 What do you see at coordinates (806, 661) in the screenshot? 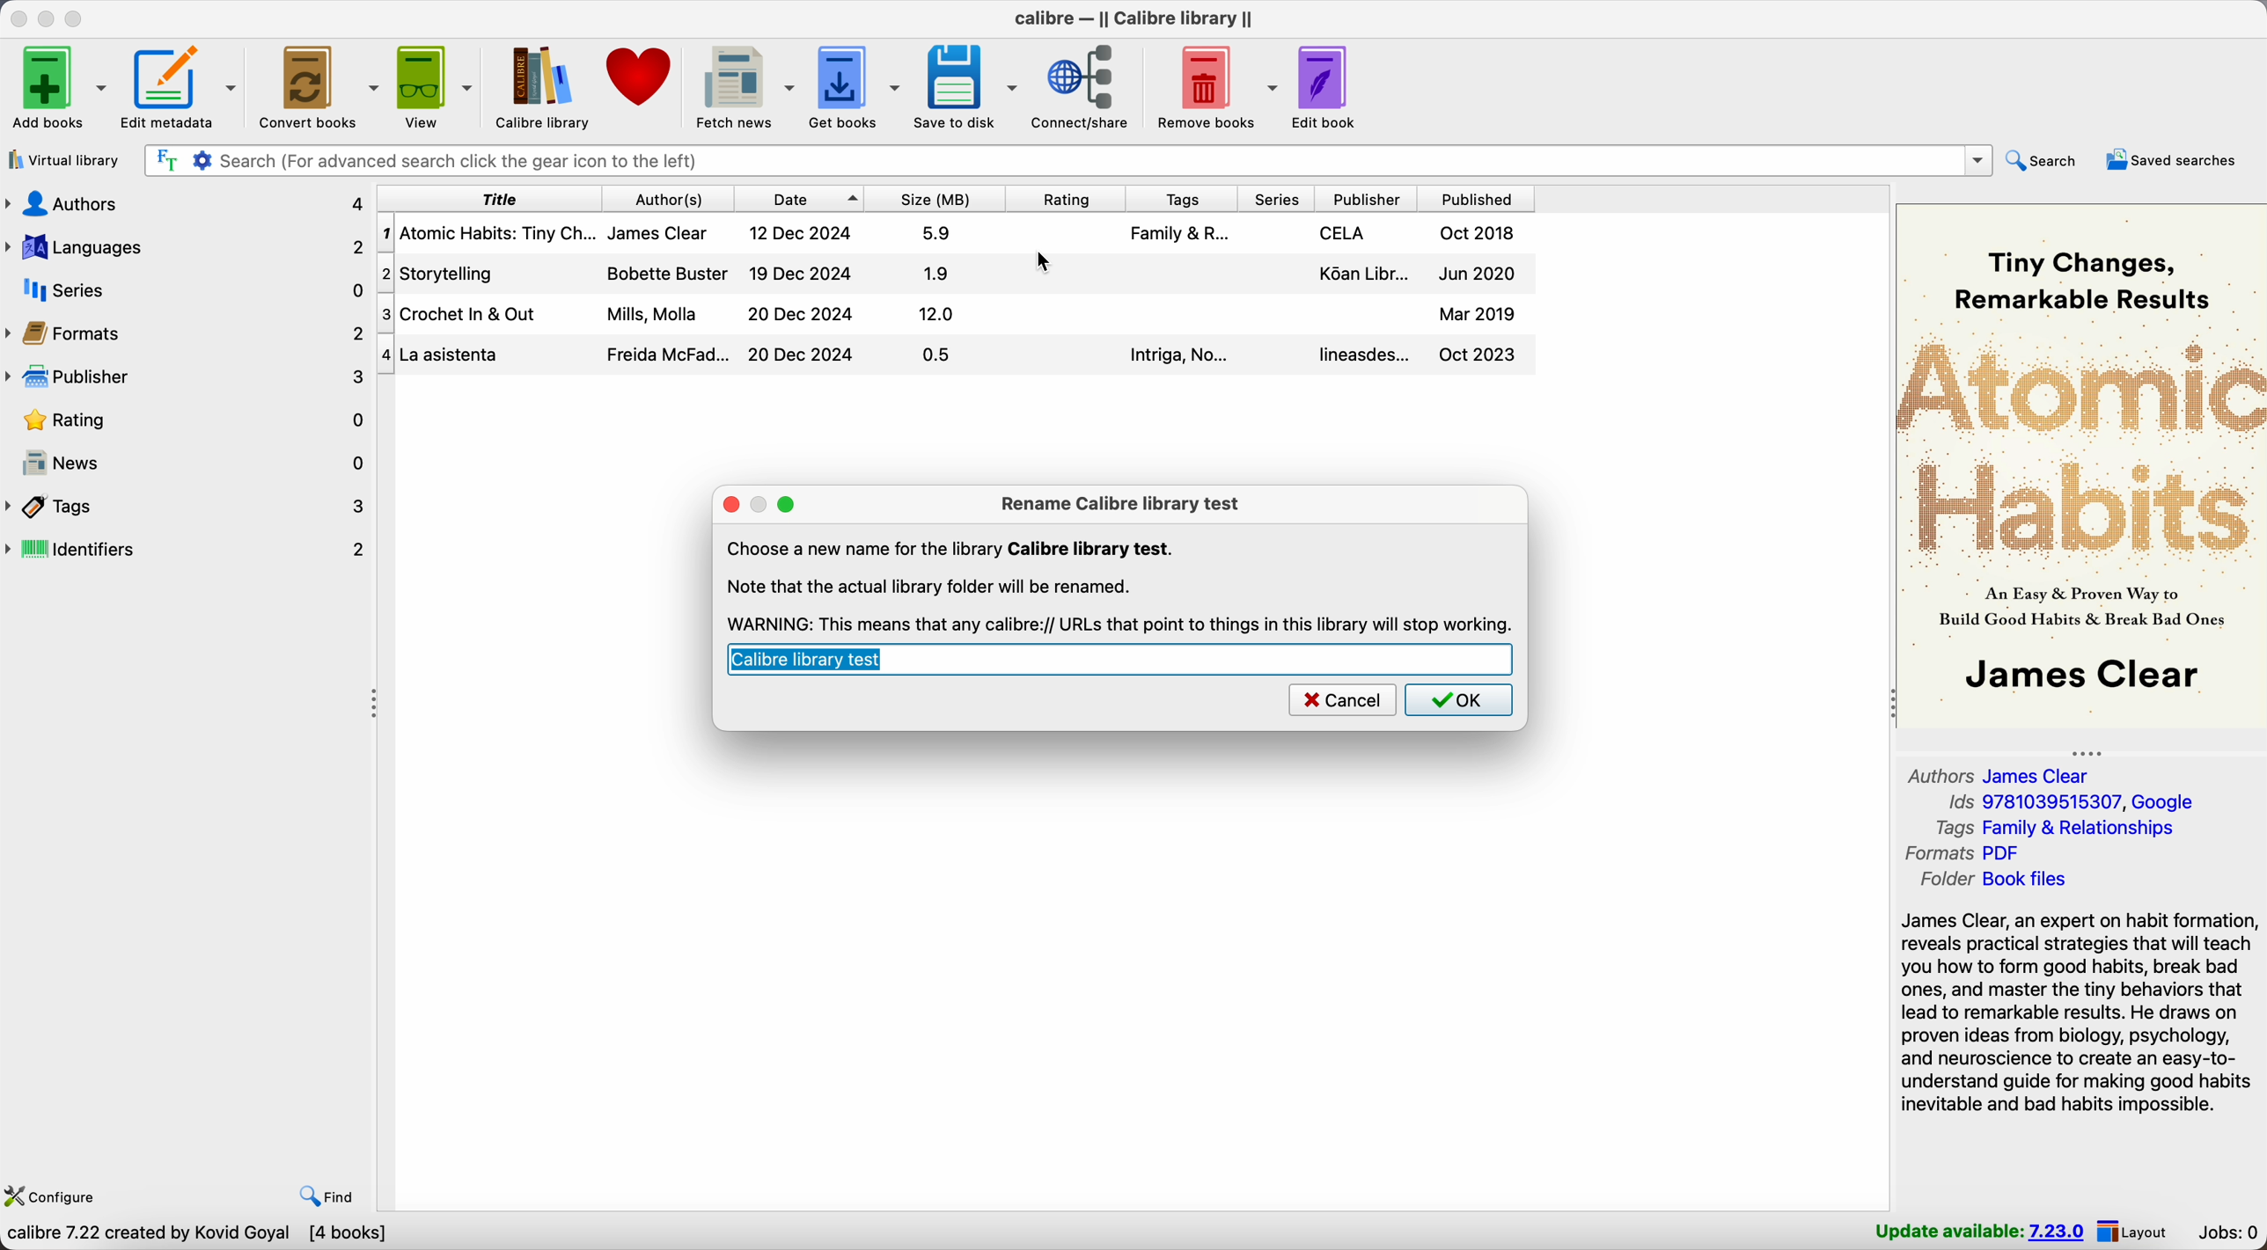
I see `calibre library test` at bounding box center [806, 661].